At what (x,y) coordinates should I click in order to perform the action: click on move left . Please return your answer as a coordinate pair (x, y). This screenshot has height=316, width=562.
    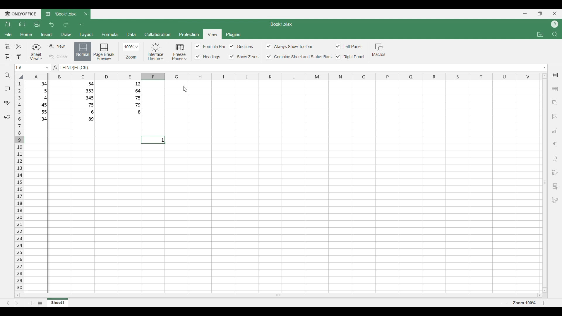
    Looking at the image, I should click on (18, 297).